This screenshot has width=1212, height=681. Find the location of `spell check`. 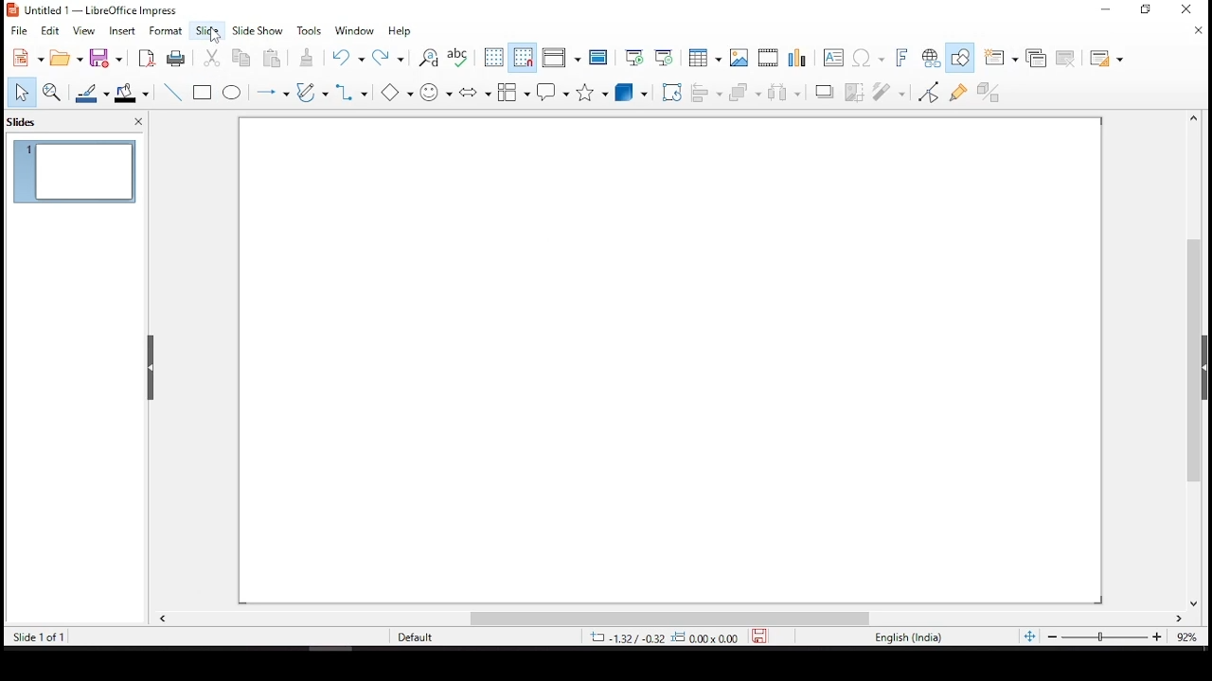

spell check is located at coordinates (462, 57).